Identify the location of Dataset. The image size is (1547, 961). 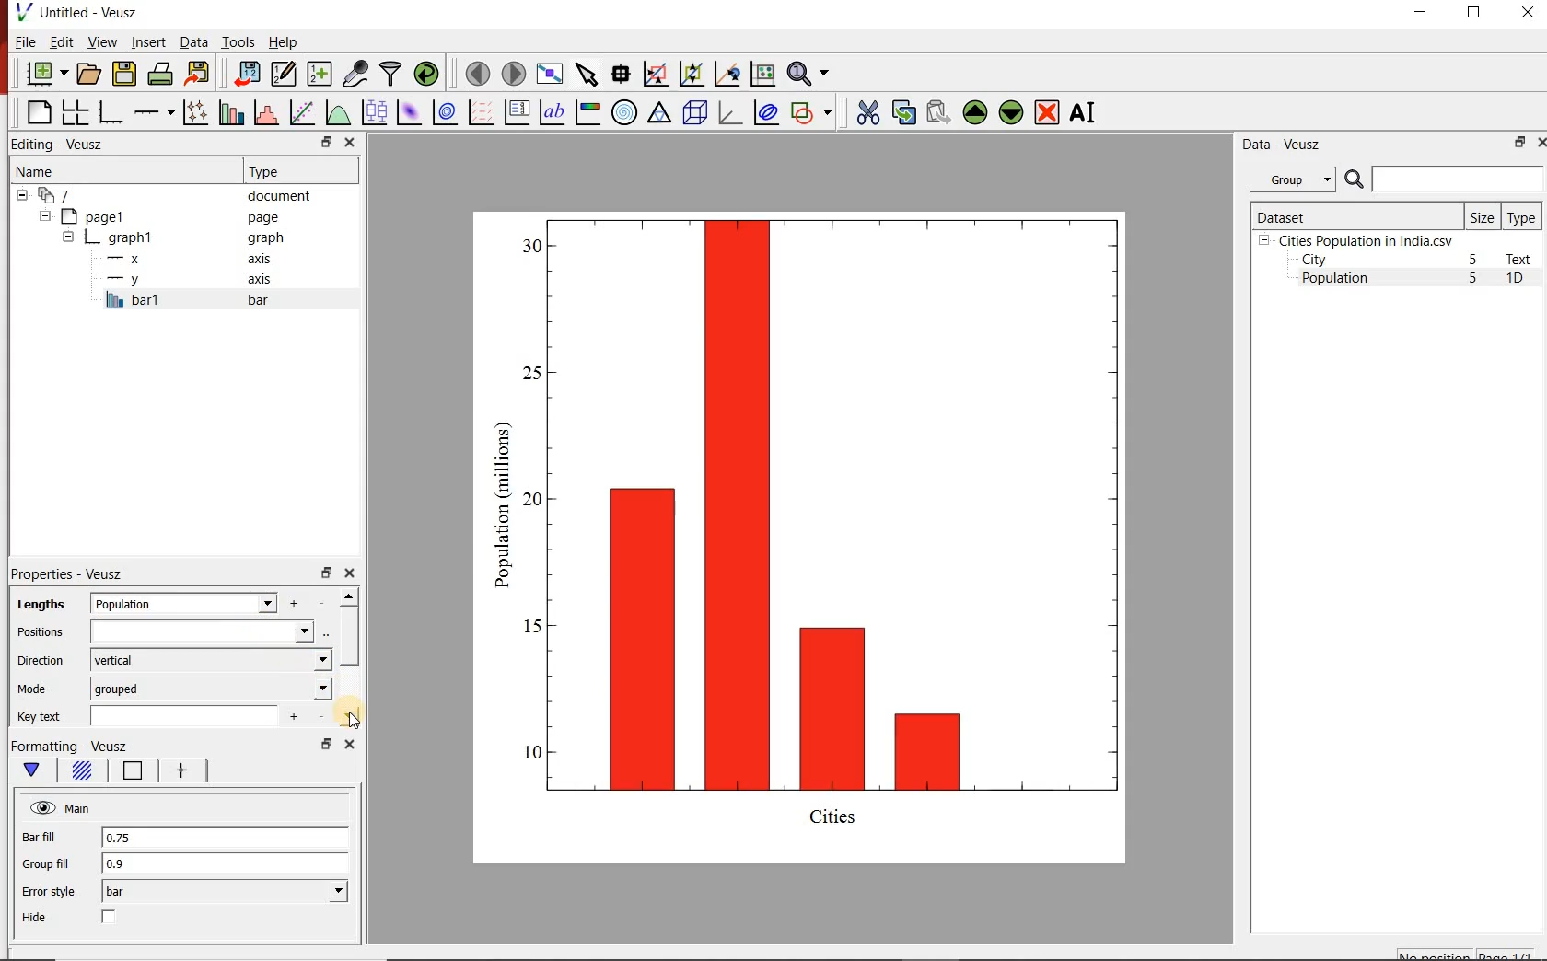
(1355, 215).